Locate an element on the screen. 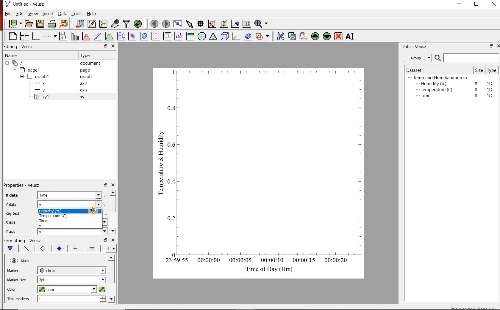 The height and width of the screenshot is (310, 500). close is located at coordinates (494, 4).